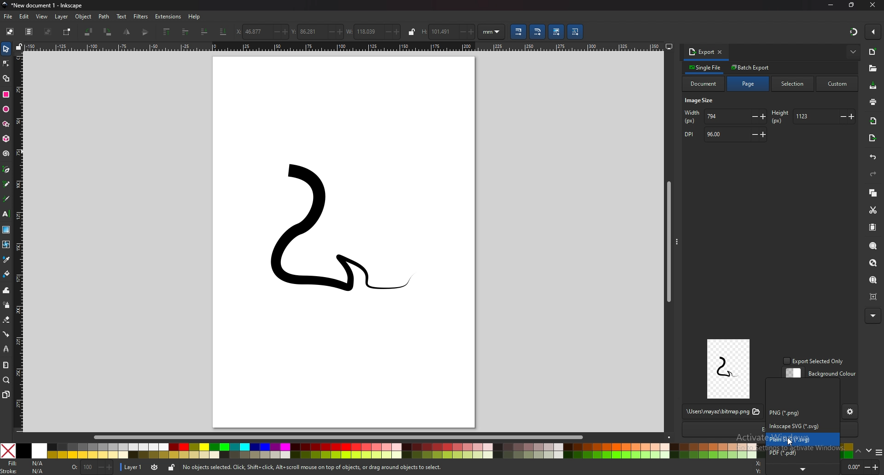 This screenshot has height=475, width=884. What do you see at coordinates (154, 467) in the screenshot?
I see `toggle visibility` at bounding box center [154, 467].